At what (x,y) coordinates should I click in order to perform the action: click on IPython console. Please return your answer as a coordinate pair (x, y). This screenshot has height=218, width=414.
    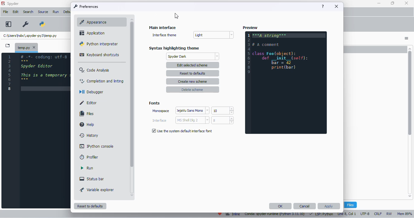
    Looking at the image, I should click on (96, 146).